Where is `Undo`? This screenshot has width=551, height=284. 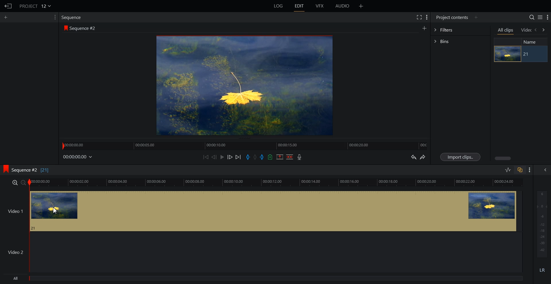 Undo is located at coordinates (413, 157).